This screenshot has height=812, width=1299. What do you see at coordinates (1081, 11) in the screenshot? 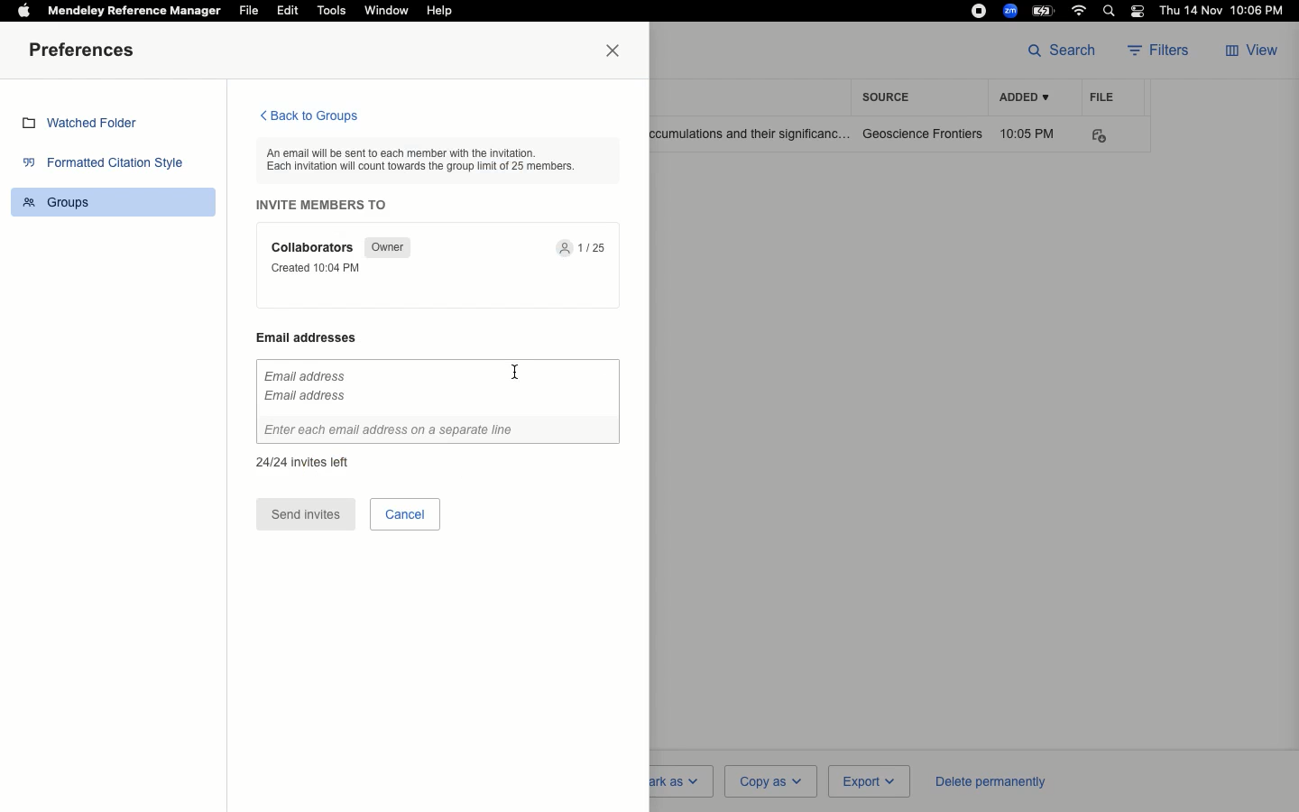
I see `Internet` at bounding box center [1081, 11].